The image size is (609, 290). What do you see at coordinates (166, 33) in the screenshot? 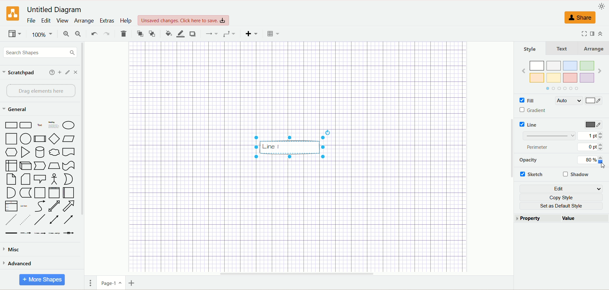
I see `fill color` at bounding box center [166, 33].